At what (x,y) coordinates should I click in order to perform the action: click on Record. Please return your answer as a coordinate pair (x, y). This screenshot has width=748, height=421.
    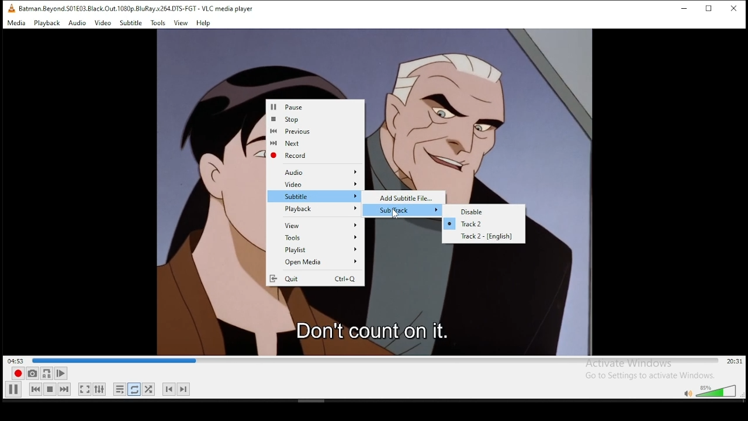
    Looking at the image, I should click on (313, 156).